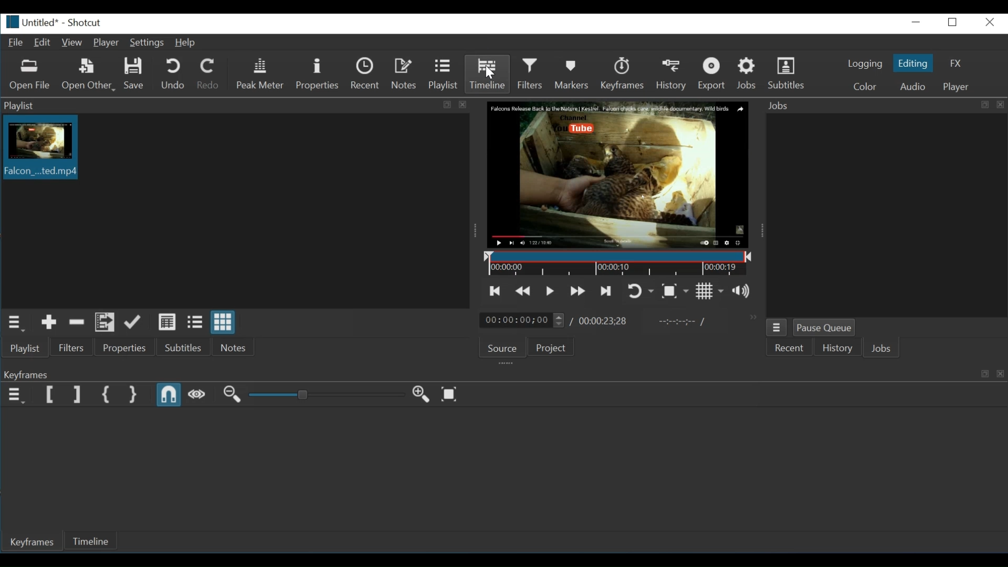 The image size is (1008, 567). I want to click on Clip thumbnail, so click(42, 147).